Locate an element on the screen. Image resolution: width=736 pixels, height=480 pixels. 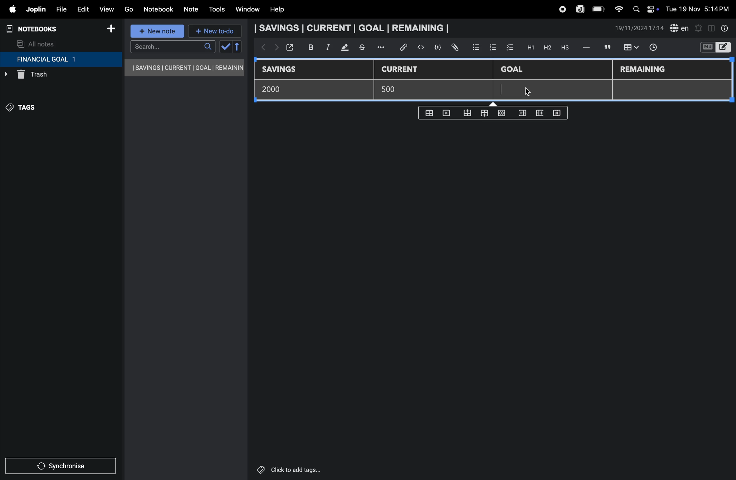
open window is located at coordinates (289, 47).